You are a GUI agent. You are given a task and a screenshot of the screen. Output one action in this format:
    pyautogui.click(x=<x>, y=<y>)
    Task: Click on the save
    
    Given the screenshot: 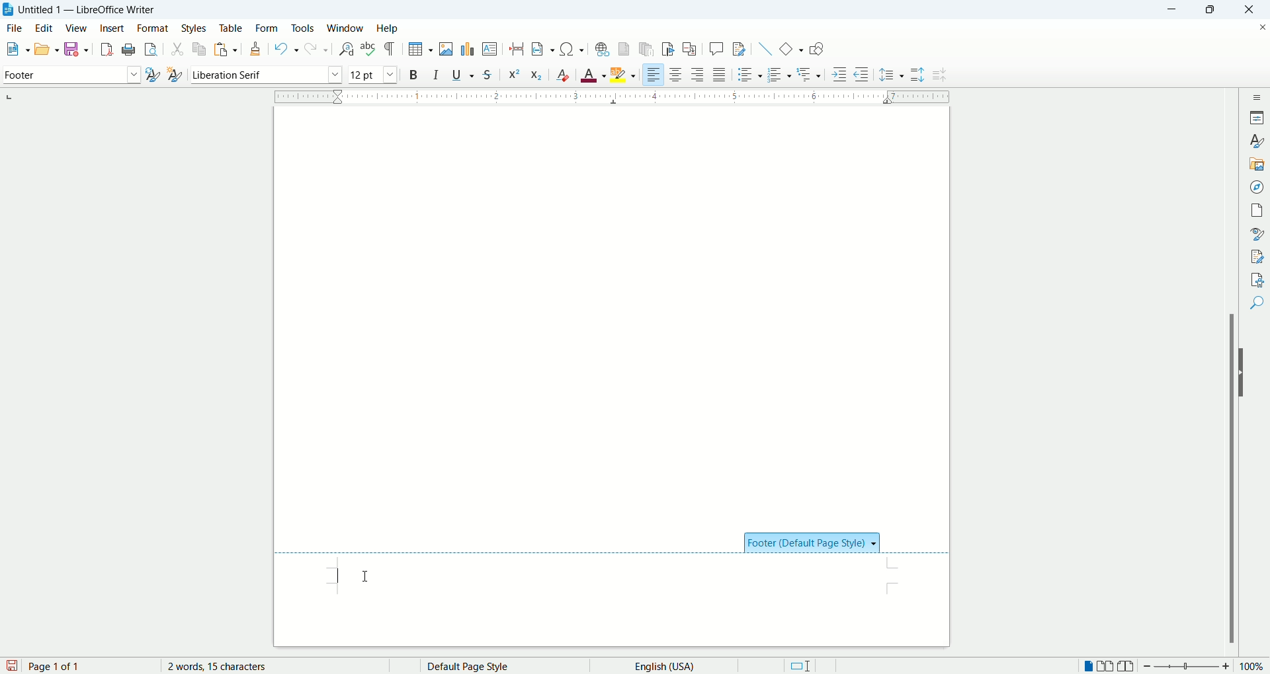 What is the action you would take?
    pyautogui.click(x=78, y=48)
    